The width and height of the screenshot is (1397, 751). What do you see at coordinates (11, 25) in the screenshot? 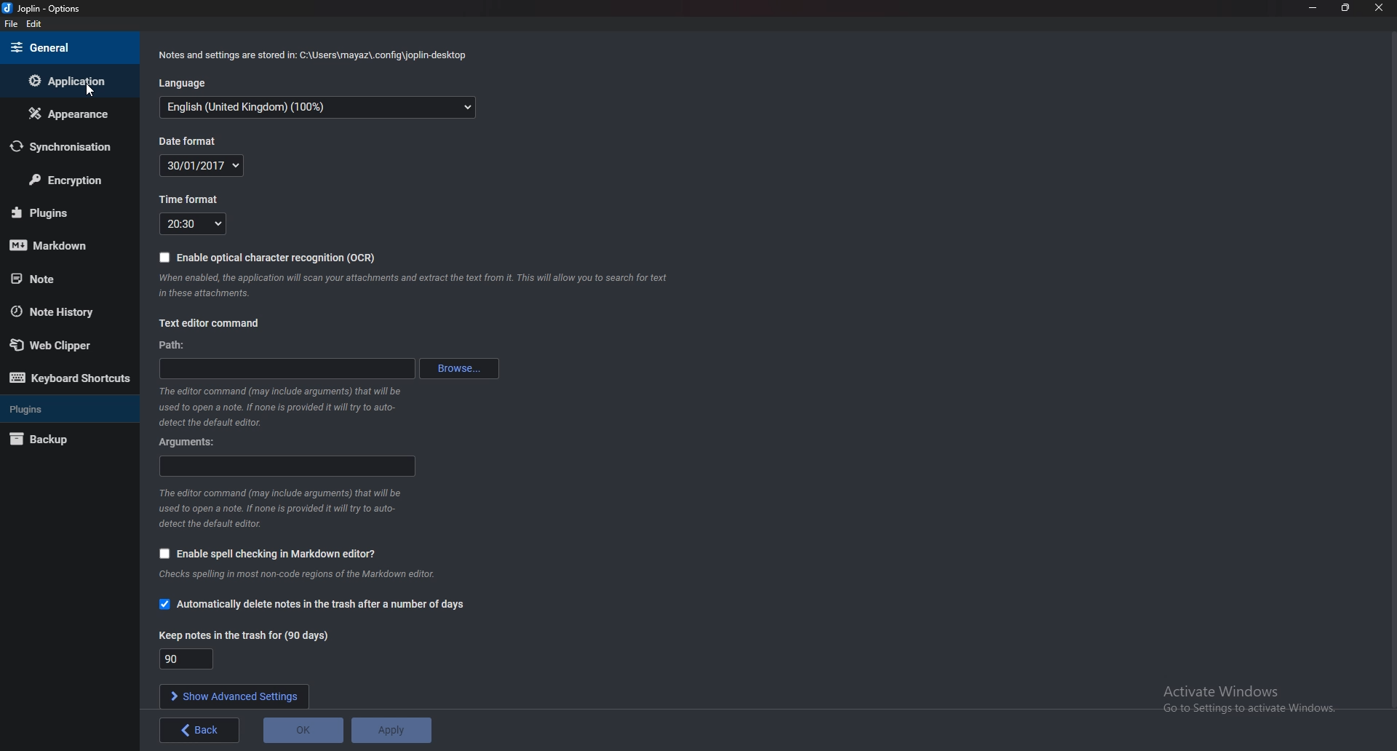
I see `file` at bounding box center [11, 25].